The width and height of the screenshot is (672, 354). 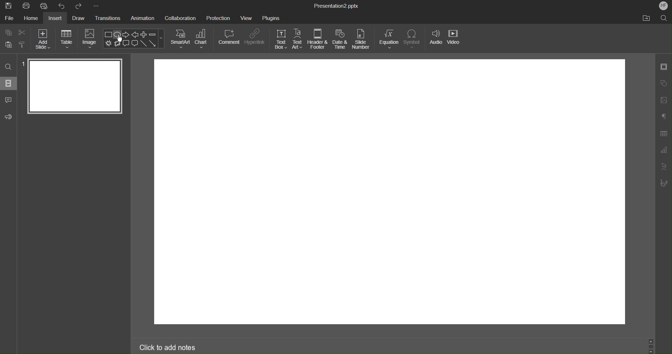 What do you see at coordinates (9, 19) in the screenshot?
I see `File` at bounding box center [9, 19].